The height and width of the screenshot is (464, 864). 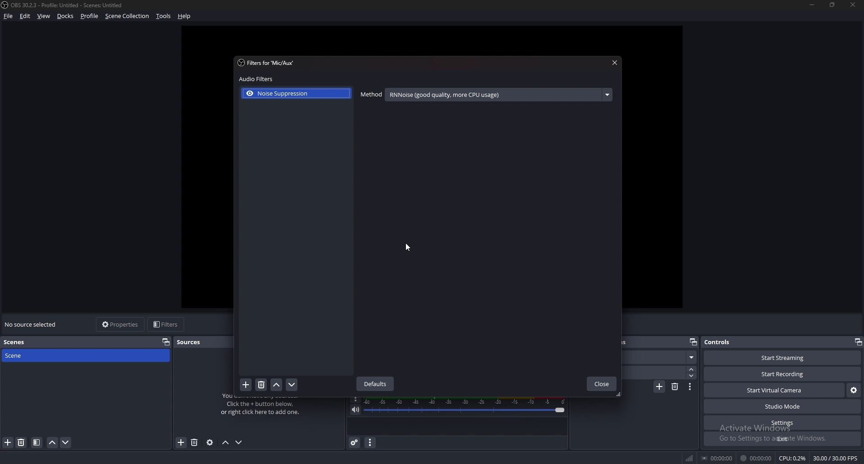 What do you see at coordinates (691, 369) in the screenshot?
I see `increase duration` at bounding box center [691, 369].